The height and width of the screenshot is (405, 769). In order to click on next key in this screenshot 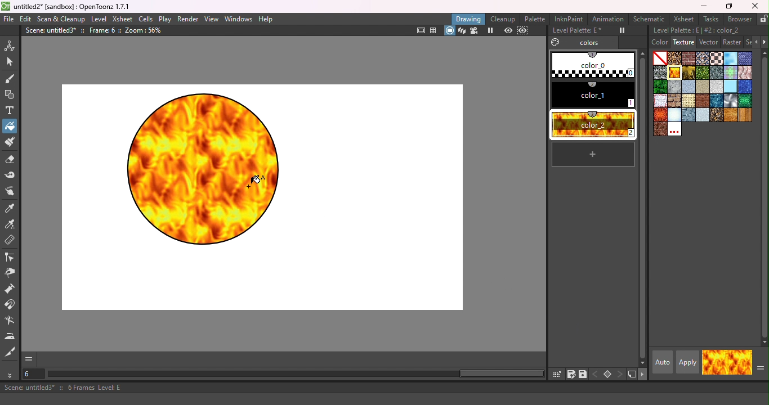, I will do `click(620, 375)`.